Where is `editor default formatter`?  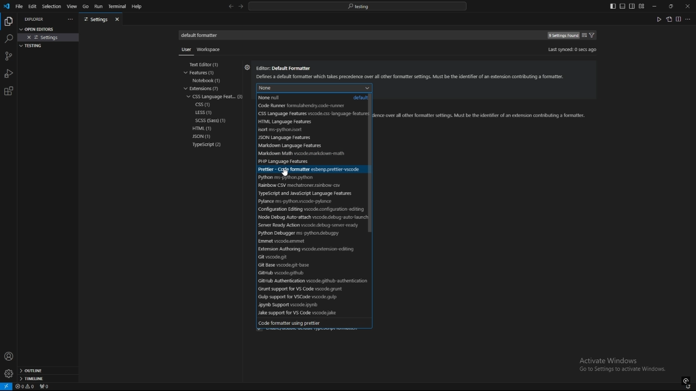
editor default formatter is located at coordinates (412, 73).